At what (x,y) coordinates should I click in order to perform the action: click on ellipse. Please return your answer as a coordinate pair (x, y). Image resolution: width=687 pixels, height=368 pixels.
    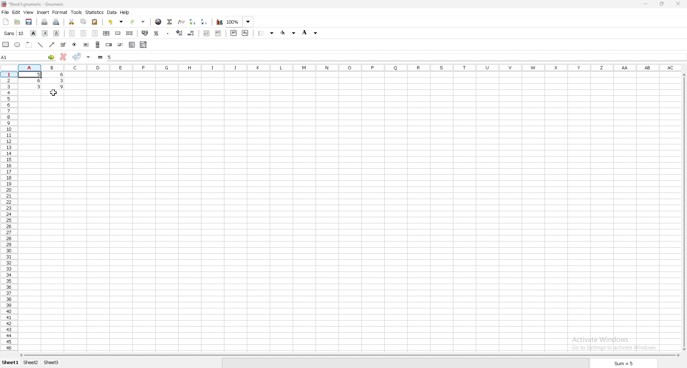
    Looking at the image, I should click on (17, 44).